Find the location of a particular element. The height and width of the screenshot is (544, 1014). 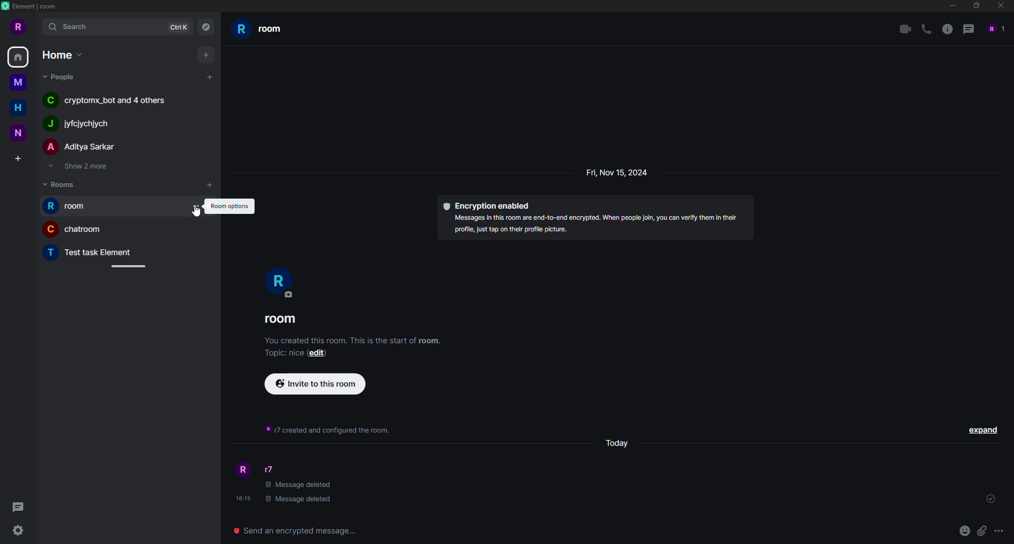

cursor is located at coordinates (198, 212).